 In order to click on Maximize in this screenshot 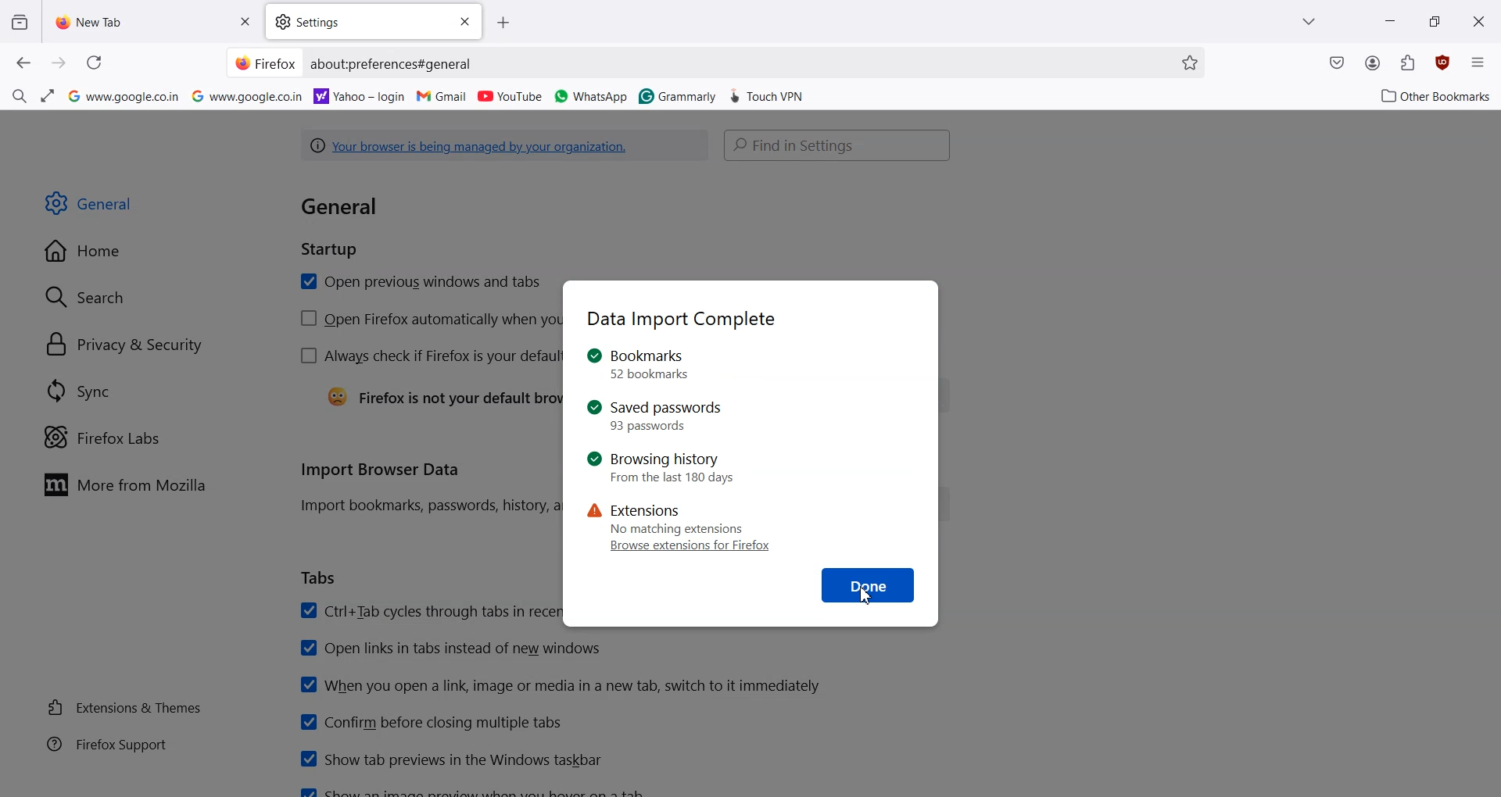, I will do `click(1434, 20)`.